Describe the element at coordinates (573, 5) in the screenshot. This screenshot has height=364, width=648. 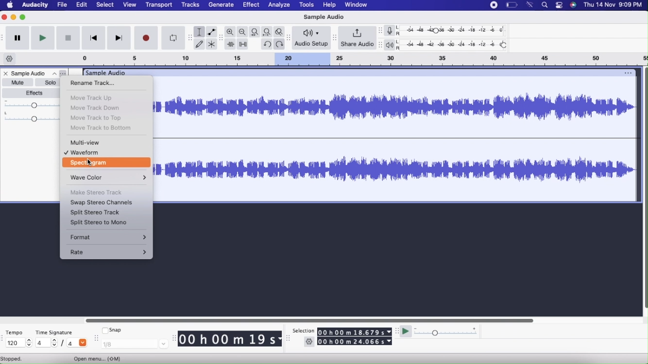
I see `app icon` at that location.